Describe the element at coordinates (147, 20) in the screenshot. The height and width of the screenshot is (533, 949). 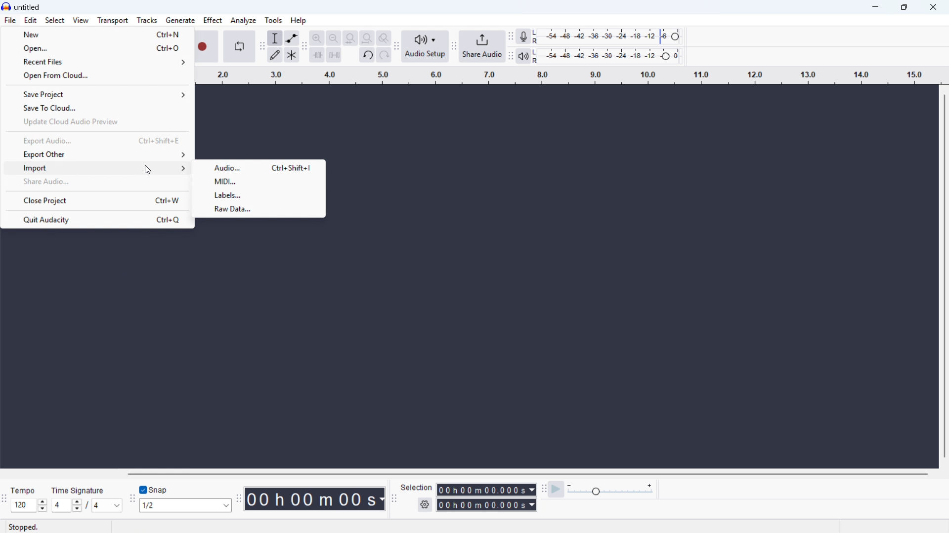
I see `Tracks ` at that location.